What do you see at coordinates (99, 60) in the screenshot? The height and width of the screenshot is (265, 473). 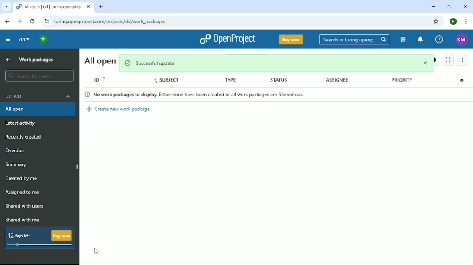 I see `All open` at bounding box center [99, 60].